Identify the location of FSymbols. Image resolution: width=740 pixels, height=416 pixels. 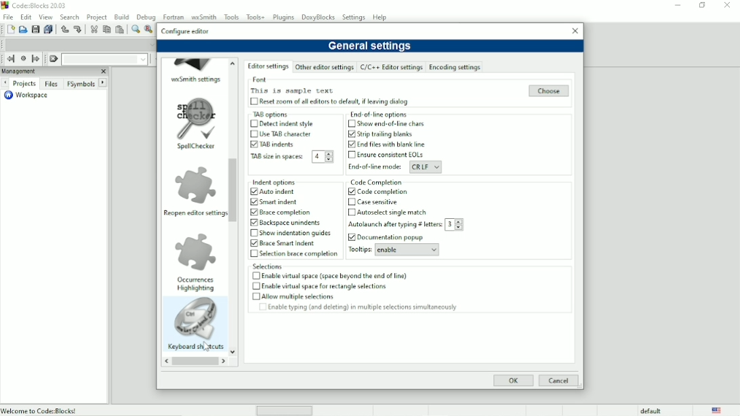
(81, 84).